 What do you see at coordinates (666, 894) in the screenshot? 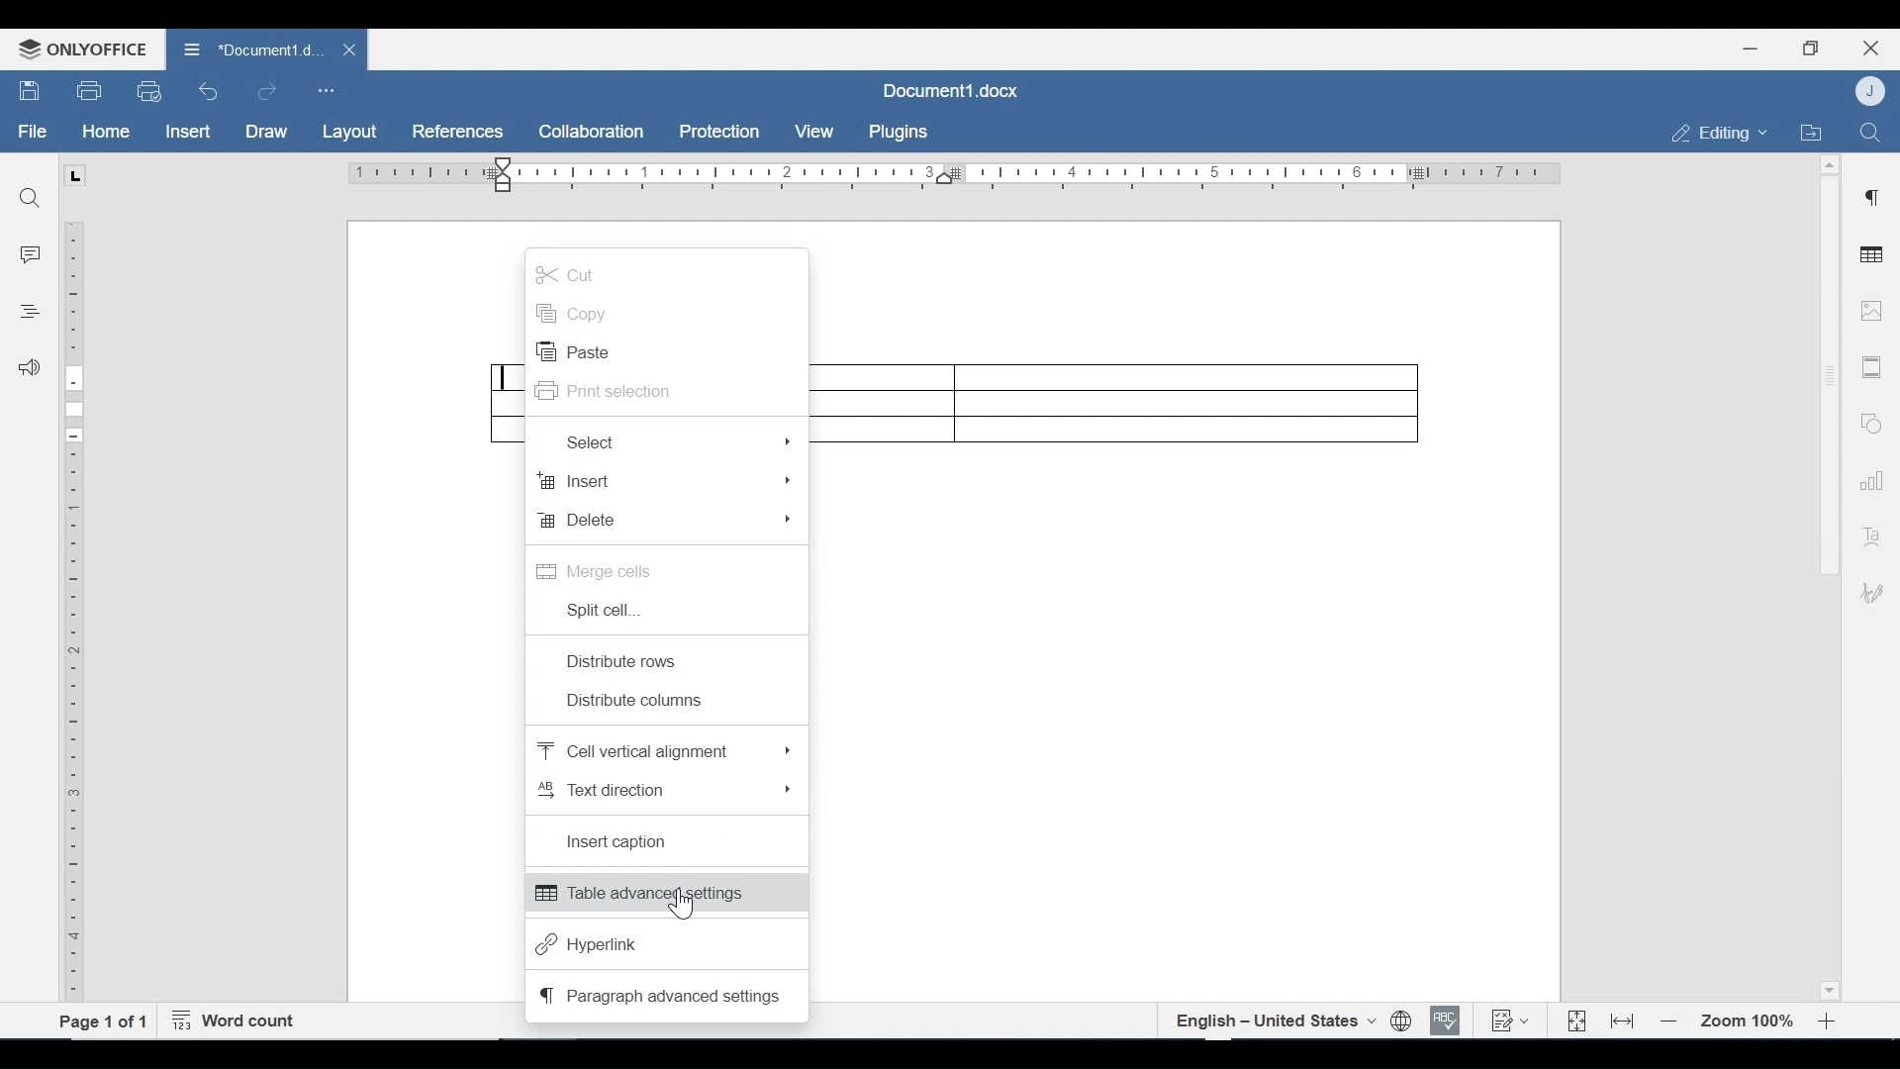
I see `Table advanced settings` at bounding box center [666, 894].